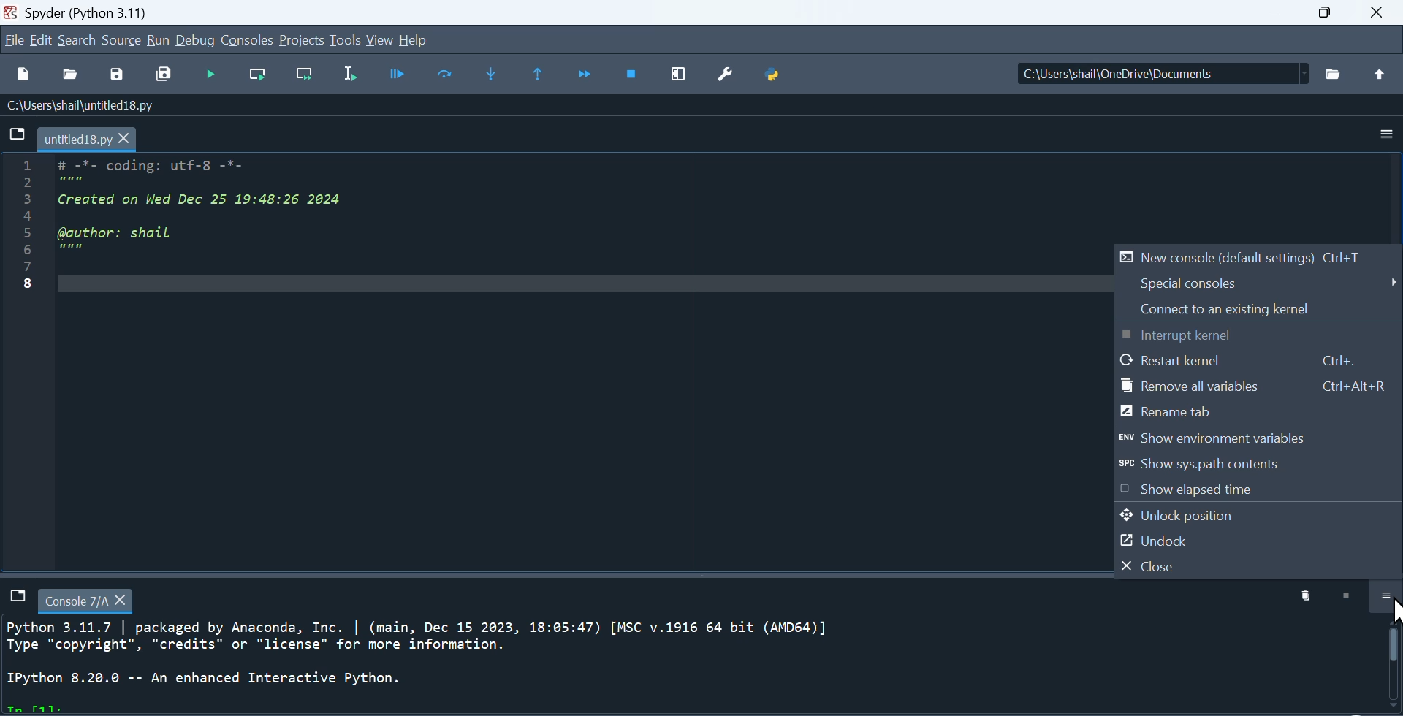 This screenshot has width=1403, height=716. I want to click on step into next line, so click(494, 76).